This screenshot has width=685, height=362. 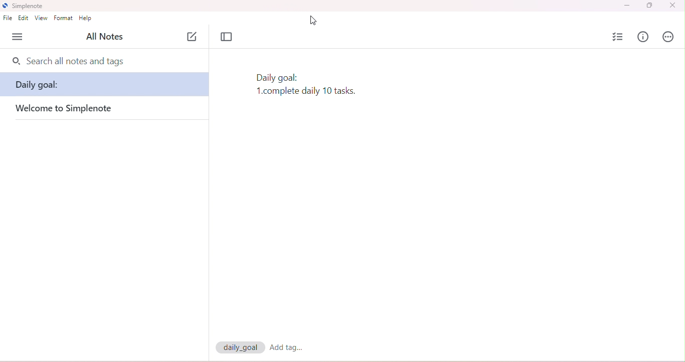 I want to click on help, so click(x=86, y=18).